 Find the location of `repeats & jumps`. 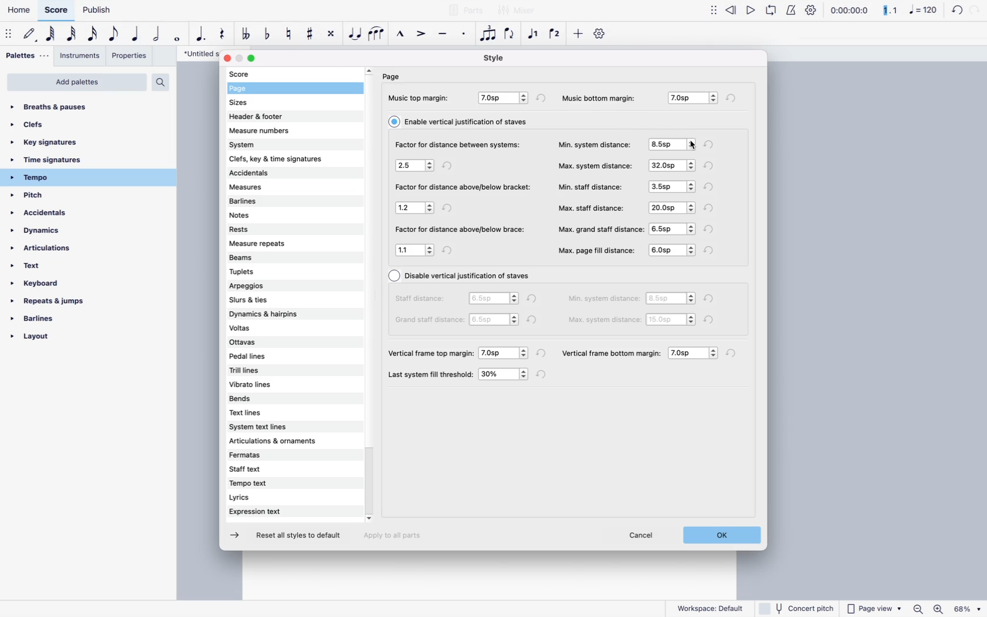

repeats & jumps is located at coordinates (49, 302).